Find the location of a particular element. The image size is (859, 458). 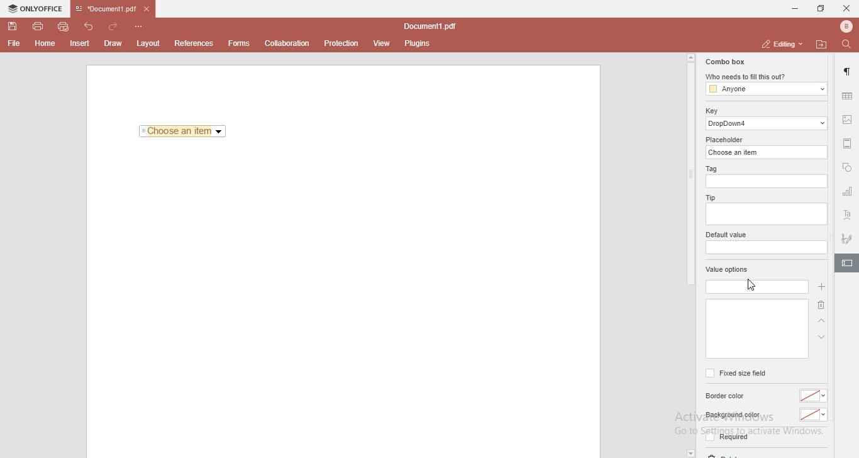

choose an item is located at coordinates (768, 152).